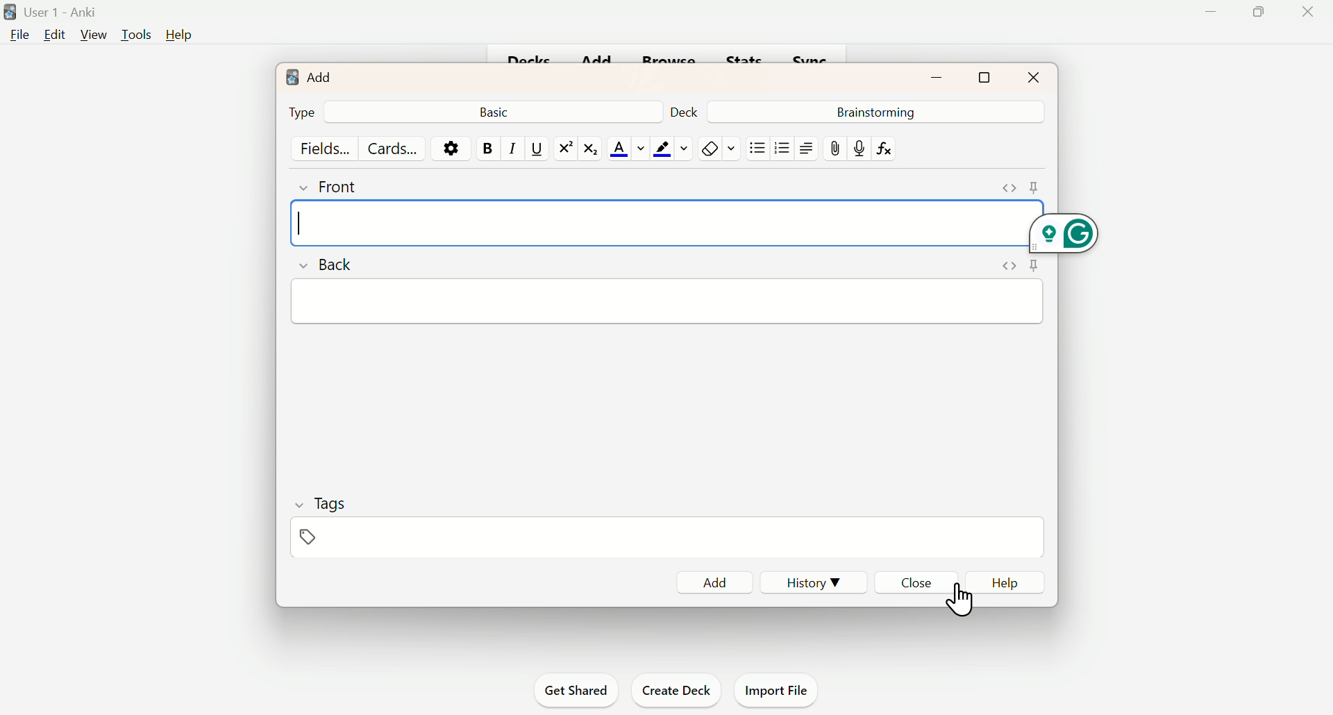  Describe the element at coordinates (57, 33) in the screenshot. I see `` at that location.